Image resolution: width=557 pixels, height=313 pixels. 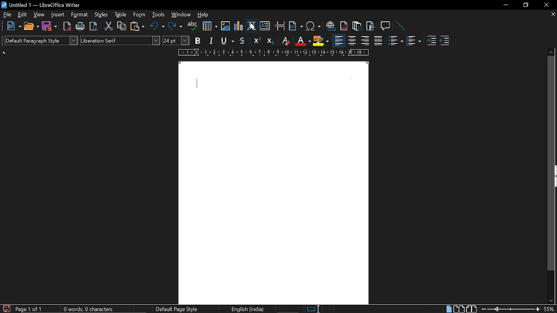 What do you see at coordinates (252, 26) in the screenshot?
I see `insert formula` at bounding box center [252, 26].